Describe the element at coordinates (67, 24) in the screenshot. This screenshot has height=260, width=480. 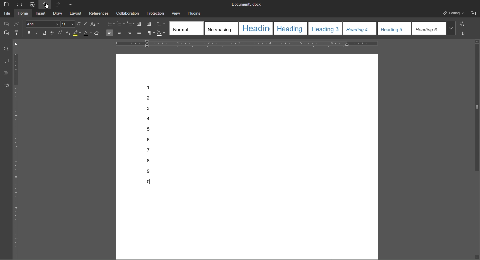
I see `Font size` at that location.